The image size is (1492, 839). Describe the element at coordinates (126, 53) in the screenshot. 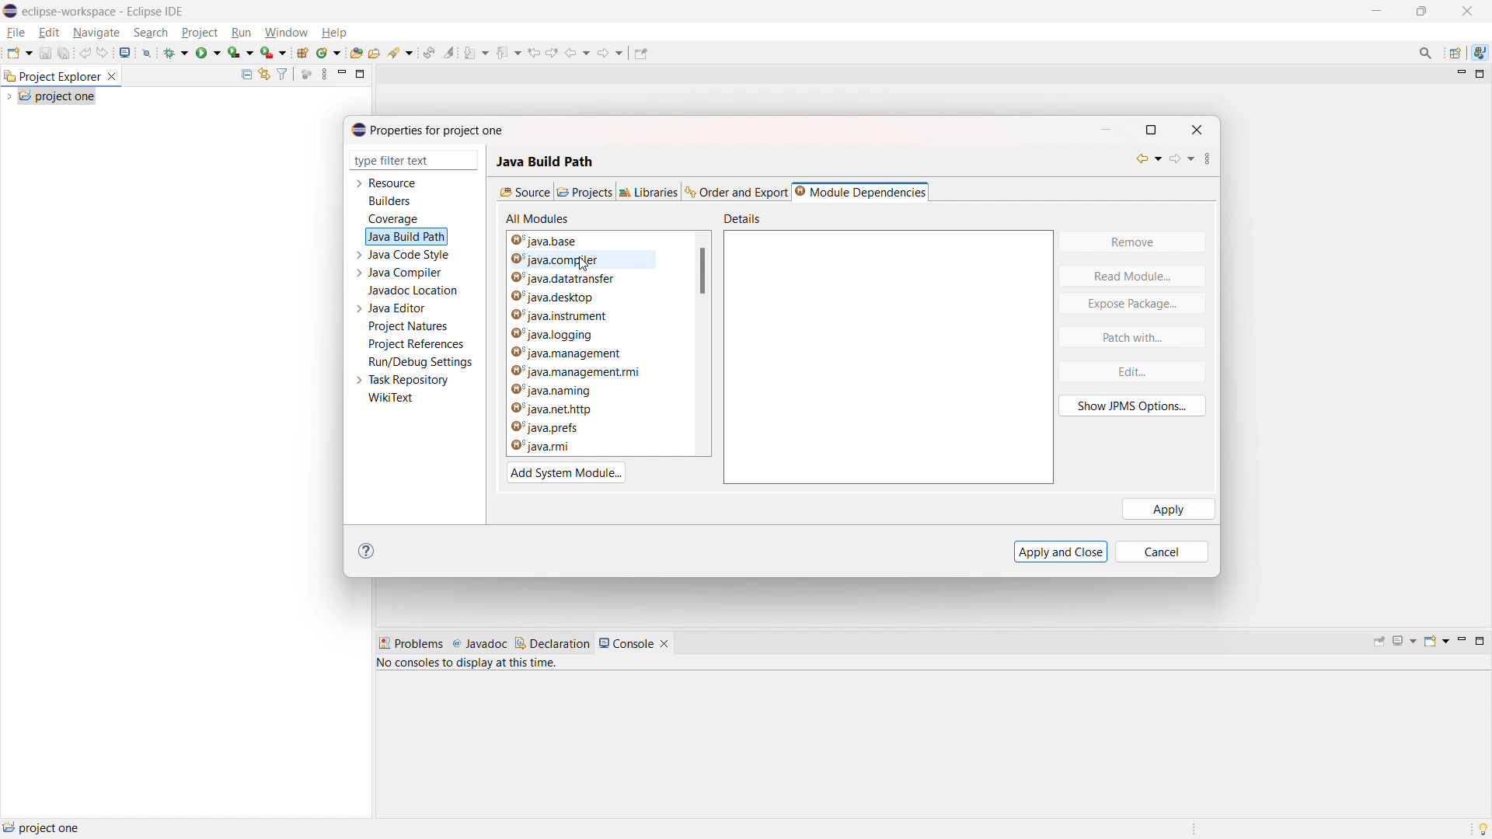

I see `open console` at that location.